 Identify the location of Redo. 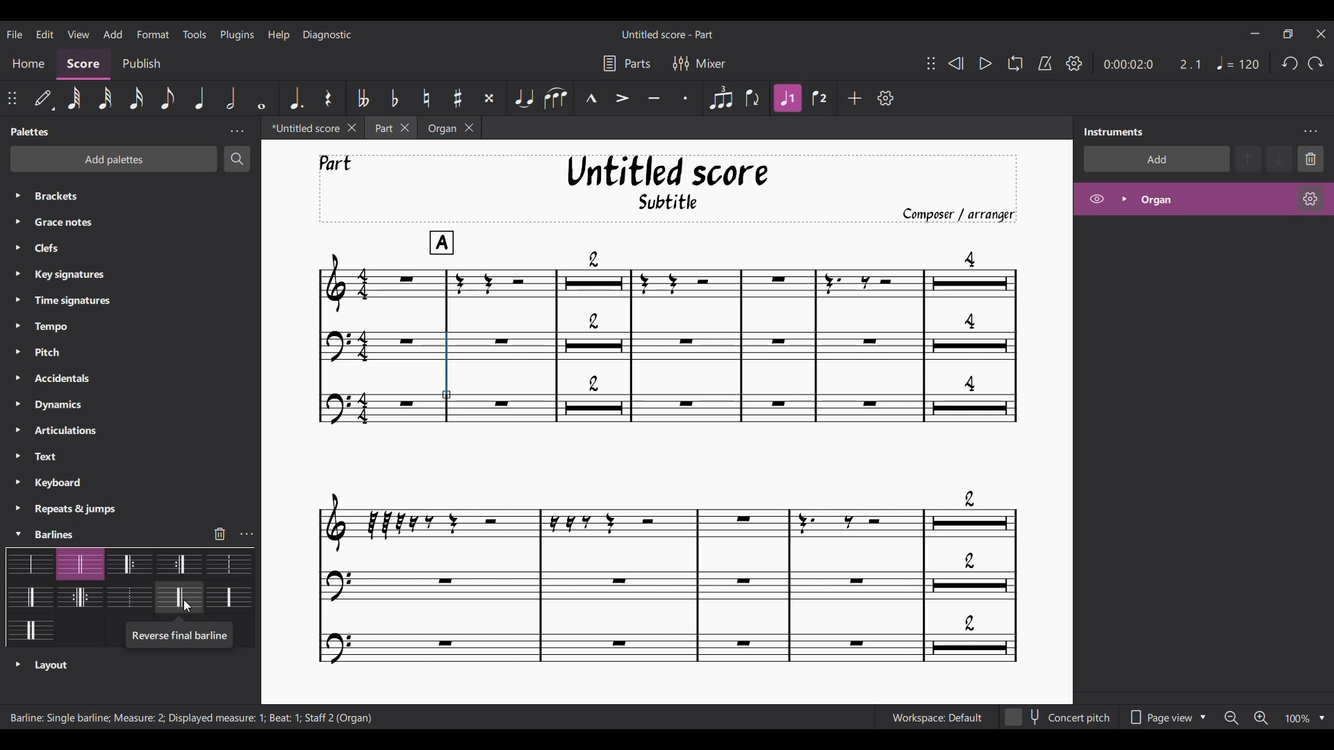
(1316, 63).